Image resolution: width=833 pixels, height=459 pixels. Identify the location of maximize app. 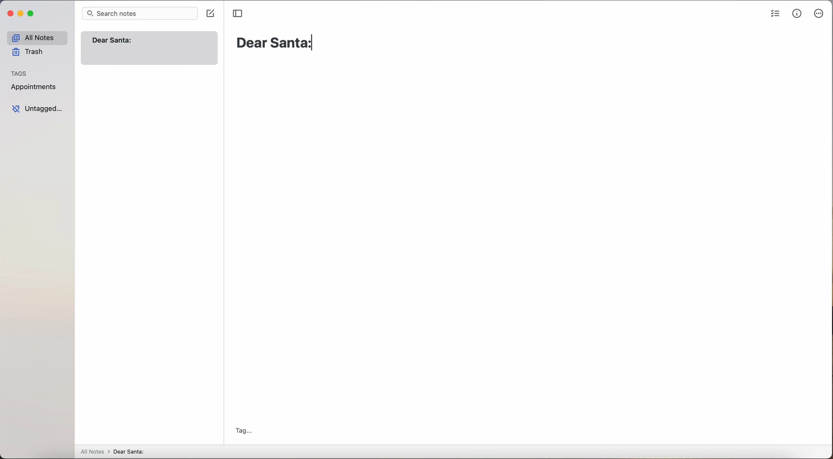
(32, 13).